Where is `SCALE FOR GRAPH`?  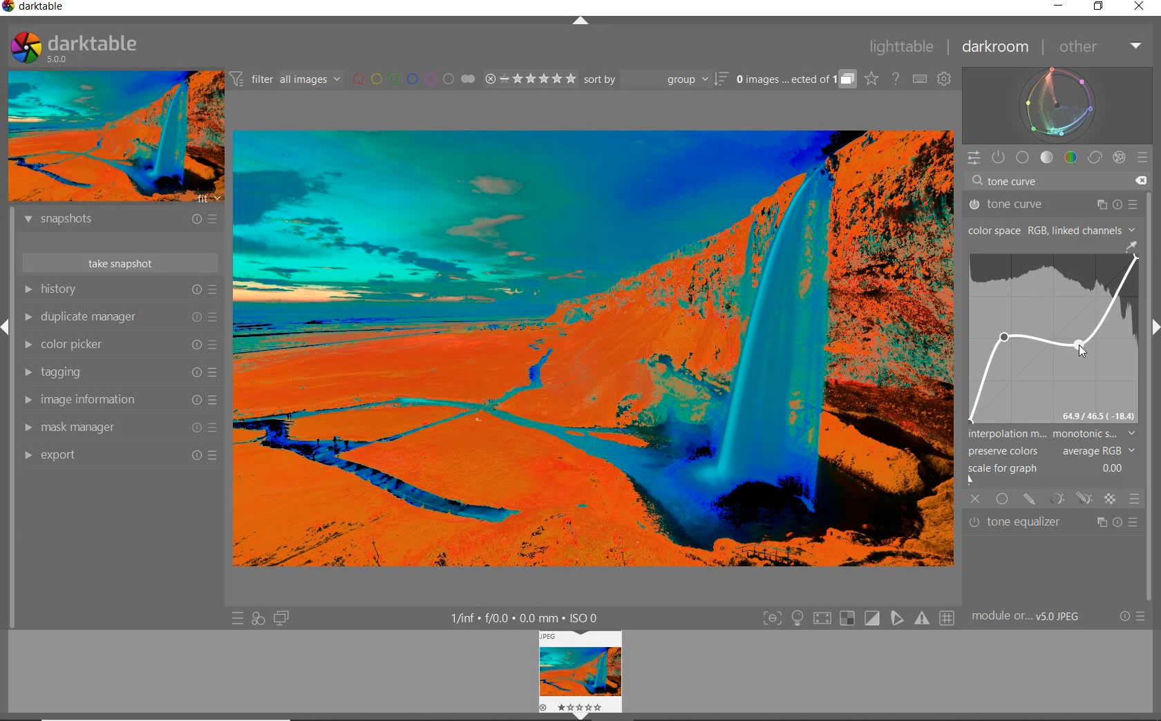 SCALE FOR GRAPH is located at coordinates (1048, 475).